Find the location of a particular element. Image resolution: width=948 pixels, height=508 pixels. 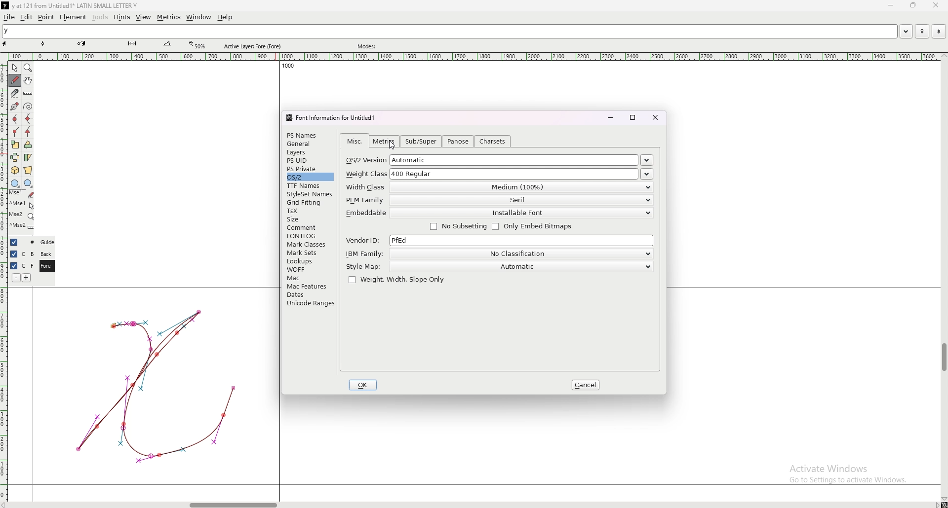

open word list is located at coordinates (906, 31).